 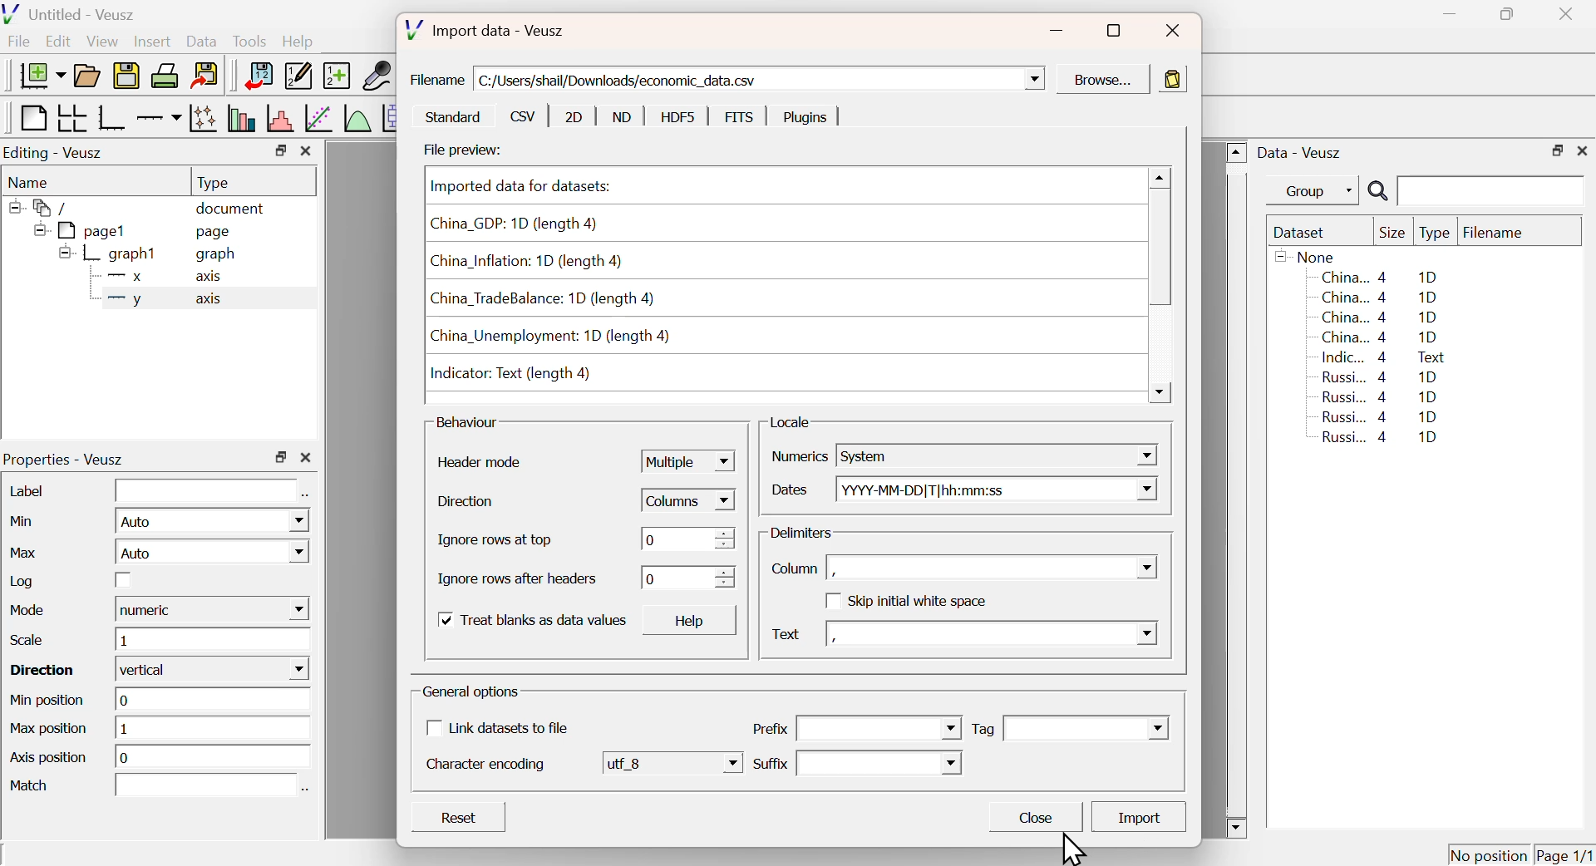 I want to click on X axis, so click(x=157, y=277).